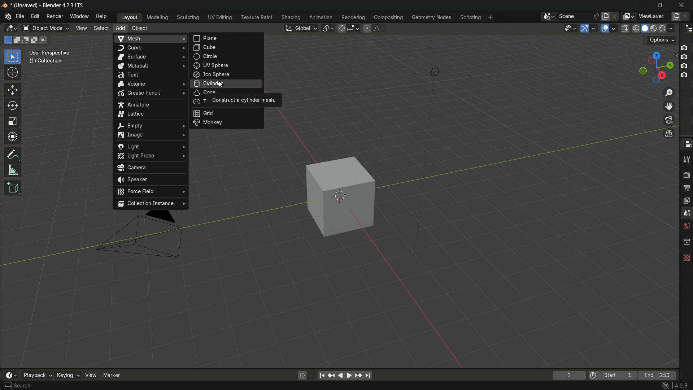  What do you see at coordinates (20, 17) in the screenshot?
I see `file menu` at bounding box center [20, 17].